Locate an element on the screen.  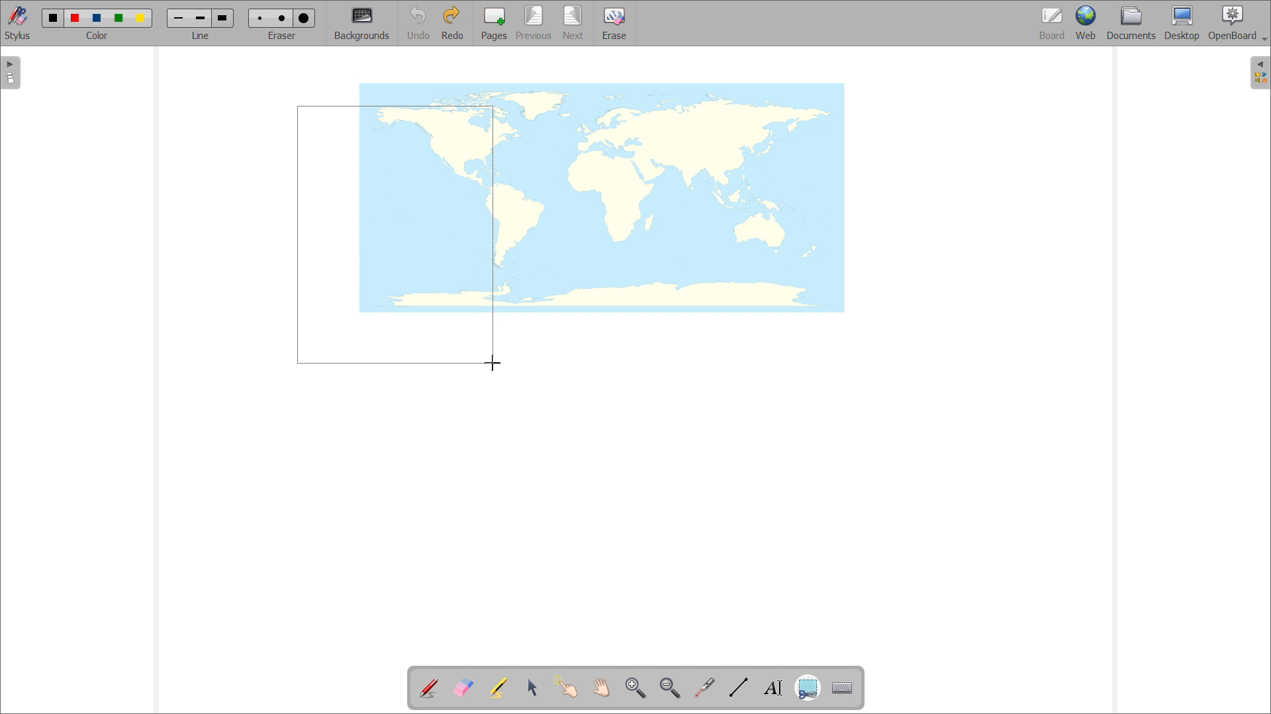
backgrounds is located at coordinates (362, 23).